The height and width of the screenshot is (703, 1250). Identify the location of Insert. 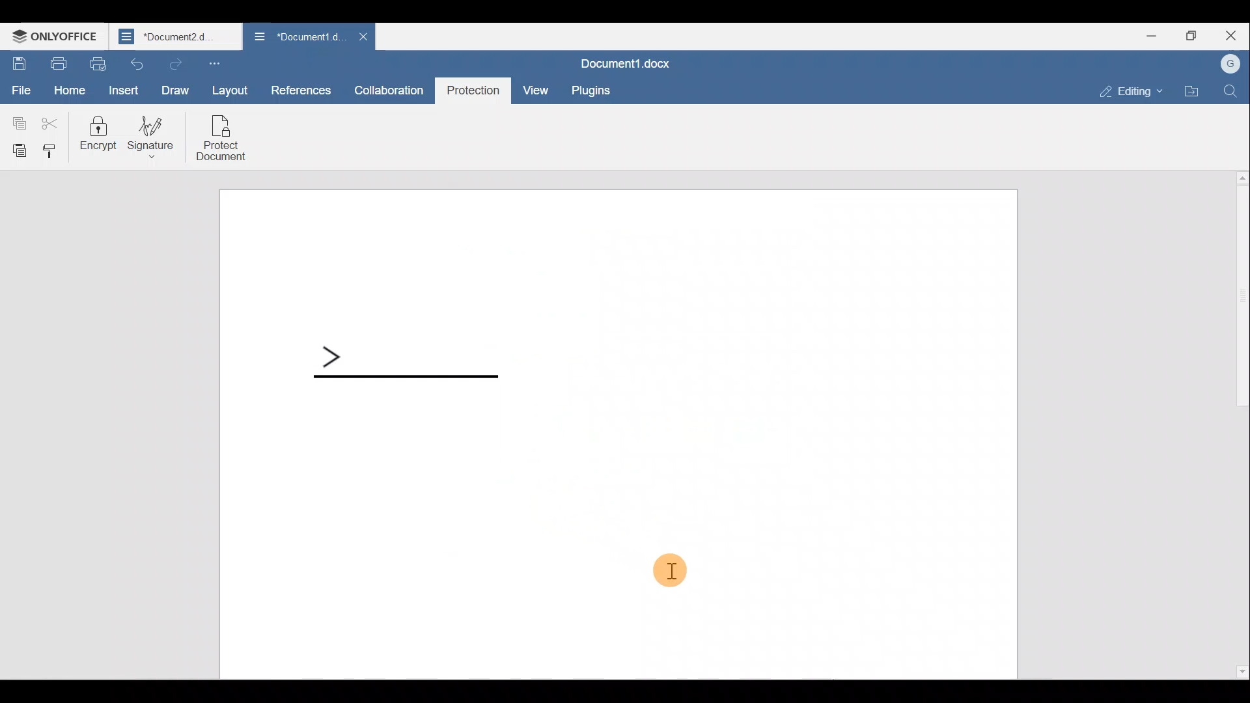
(126, 90).